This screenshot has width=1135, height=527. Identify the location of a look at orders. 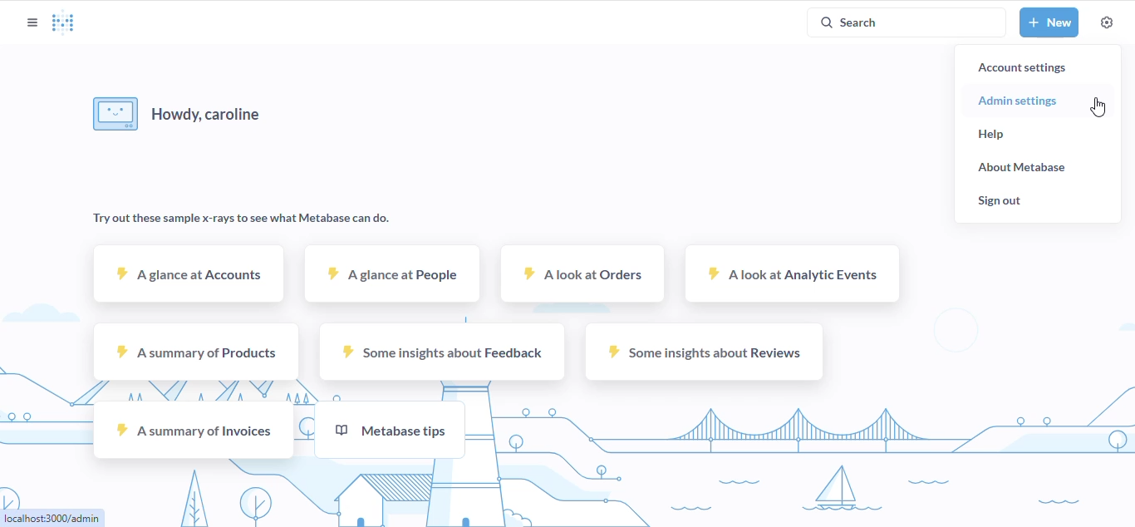
(582, 274).